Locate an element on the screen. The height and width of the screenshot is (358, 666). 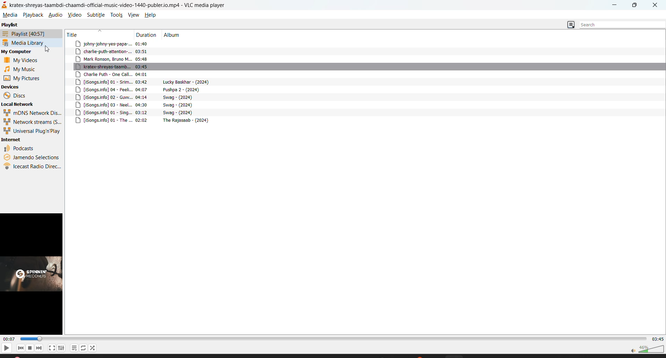
duration is located at coordinates (147, 34).